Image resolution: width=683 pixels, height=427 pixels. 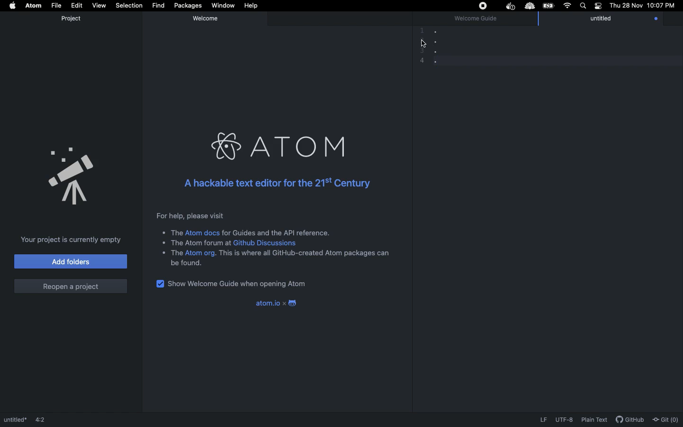 What do you see at coordinates (564, 420) in the screenshot?
I see `UTF-8` at bounding box center [564, 420].